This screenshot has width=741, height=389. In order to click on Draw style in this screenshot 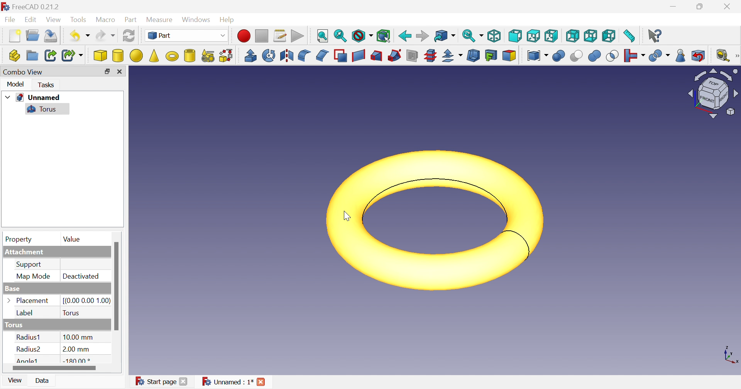, I will do `click(362, 36)`.